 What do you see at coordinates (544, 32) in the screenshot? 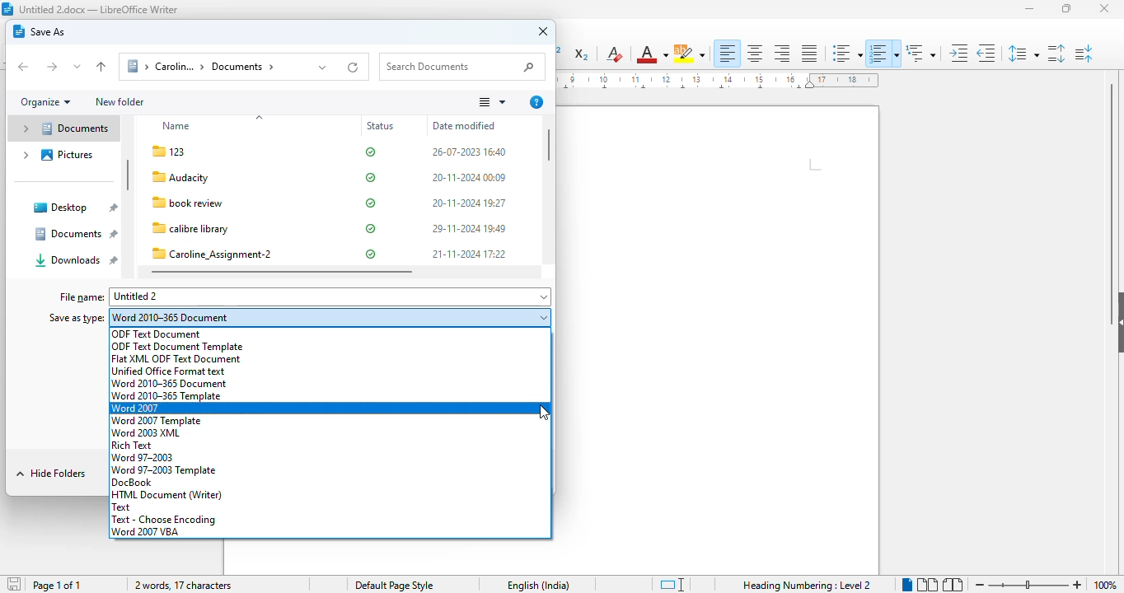
I see `close` at bounding box center [544, 32].